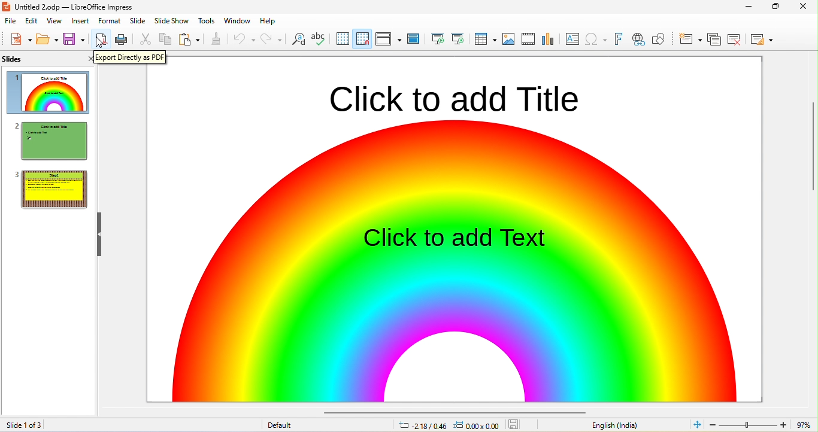 This screenshot has width=818, height=432. What do you see at coordinates (205, 20) in the screenshot?
I see `tools` at bounding box center [205, 20].